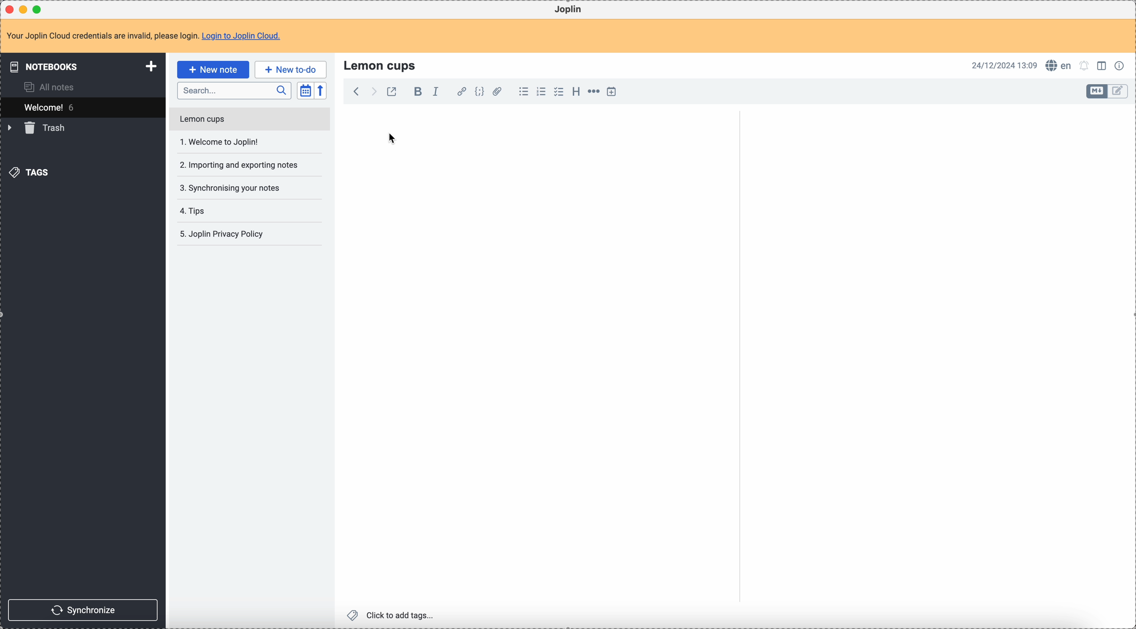 Image resolution: width=1136 pixels, height=629 pixels. I want to click on lemon cups, so click(381, 65).